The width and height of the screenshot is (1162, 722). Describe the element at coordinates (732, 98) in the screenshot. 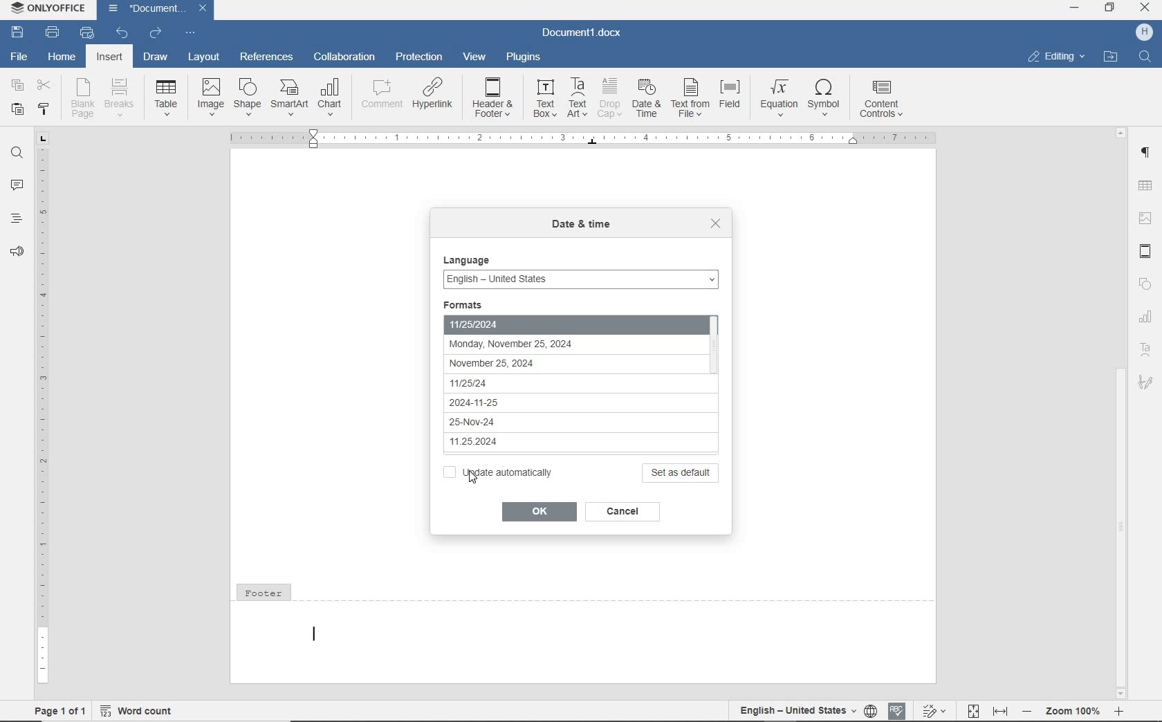

I see `field` at that location.